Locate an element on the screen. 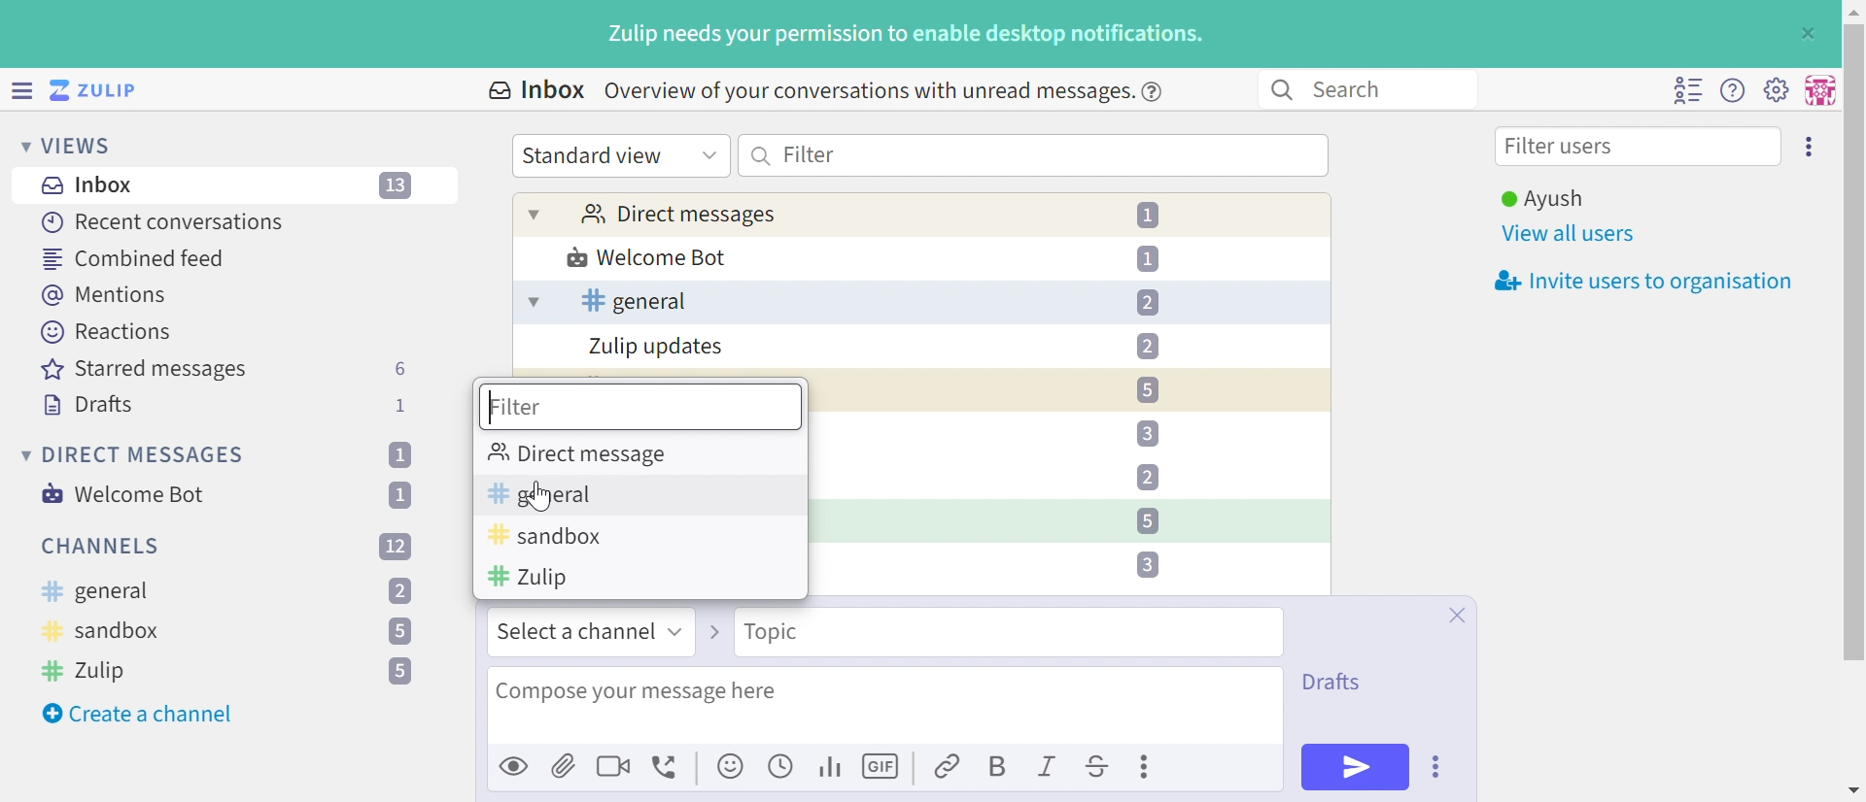 The height and width of the screenshot is (802, 1866). VIEWS is located at coordinates (83, 145).